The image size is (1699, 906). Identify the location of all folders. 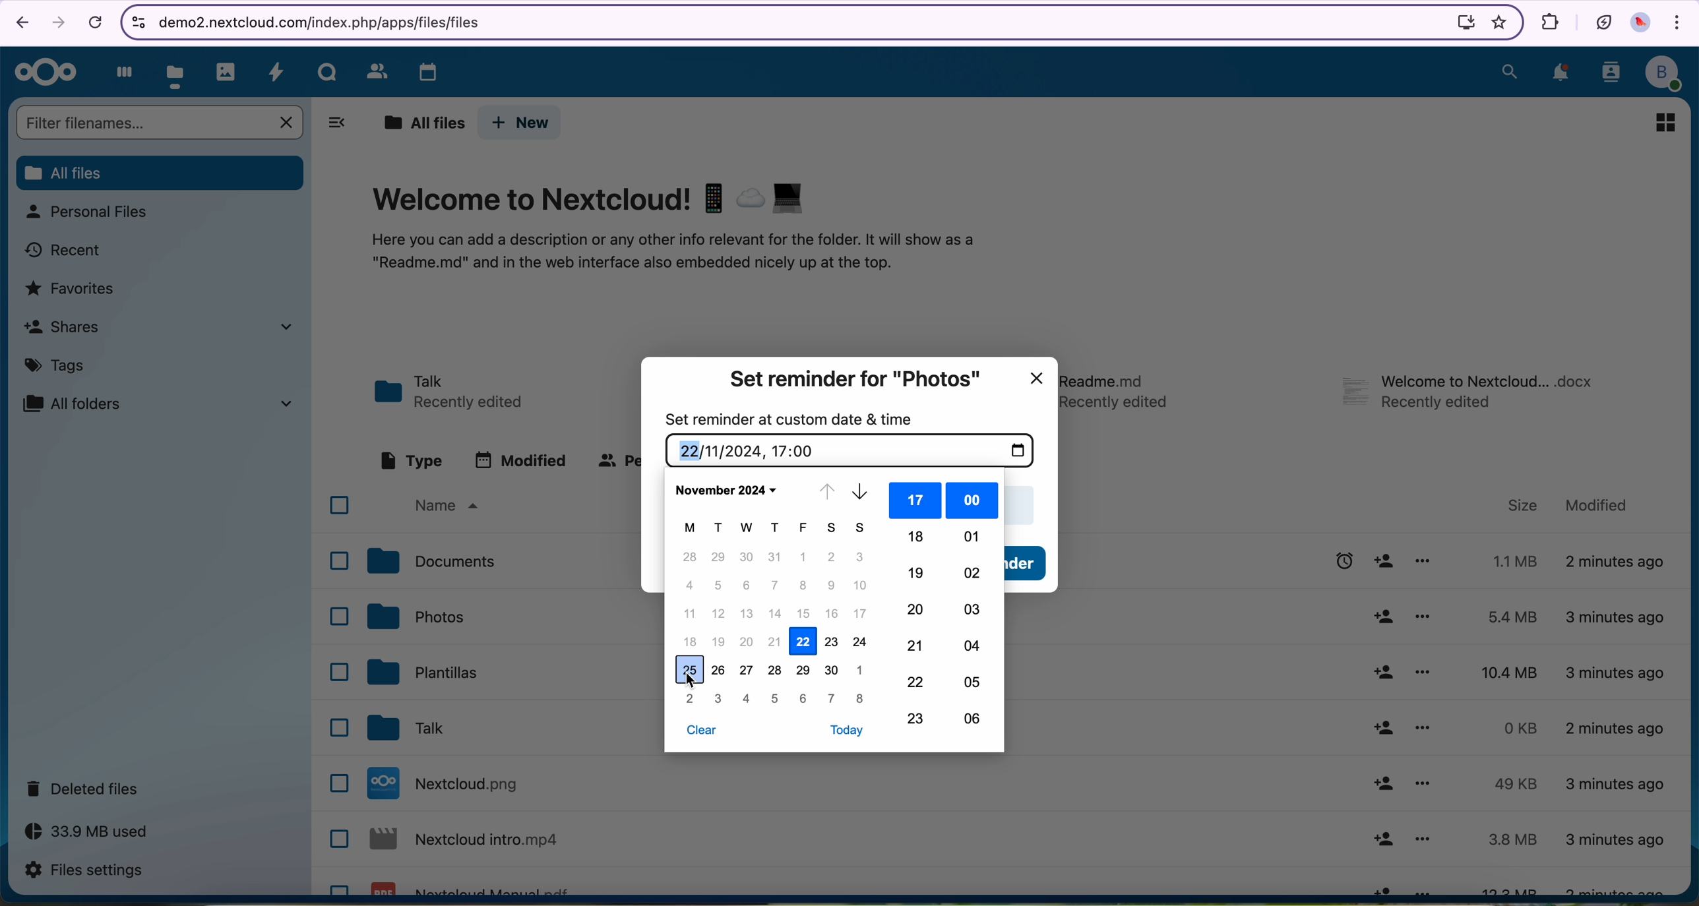
(164, 403).